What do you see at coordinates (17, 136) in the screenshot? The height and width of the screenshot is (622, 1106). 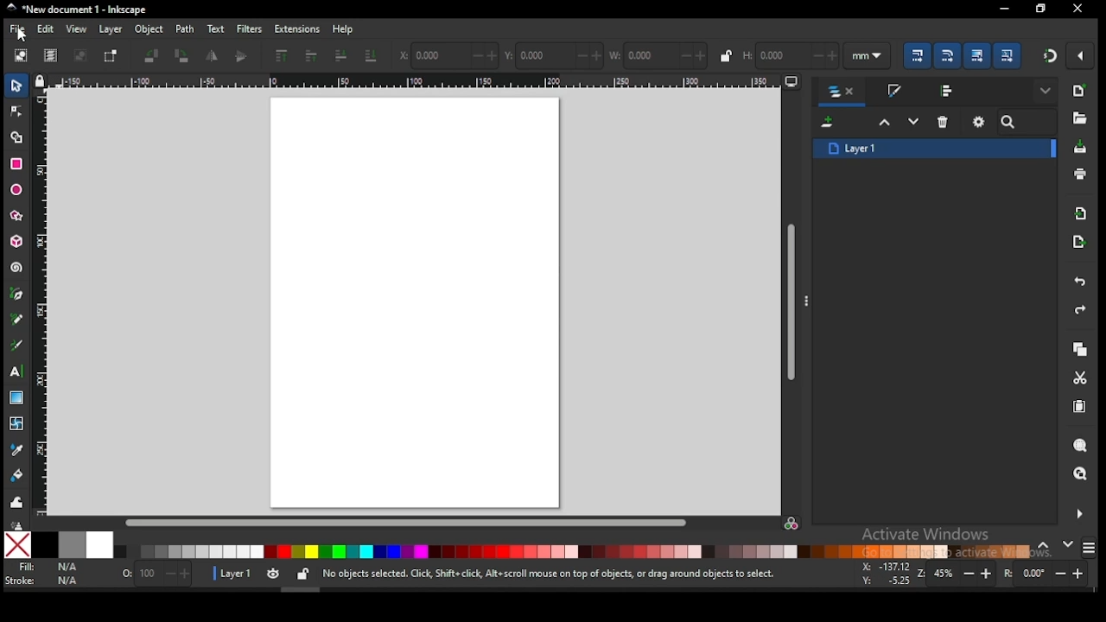 I see `shape builder tool` at bounding box center [17, 136].